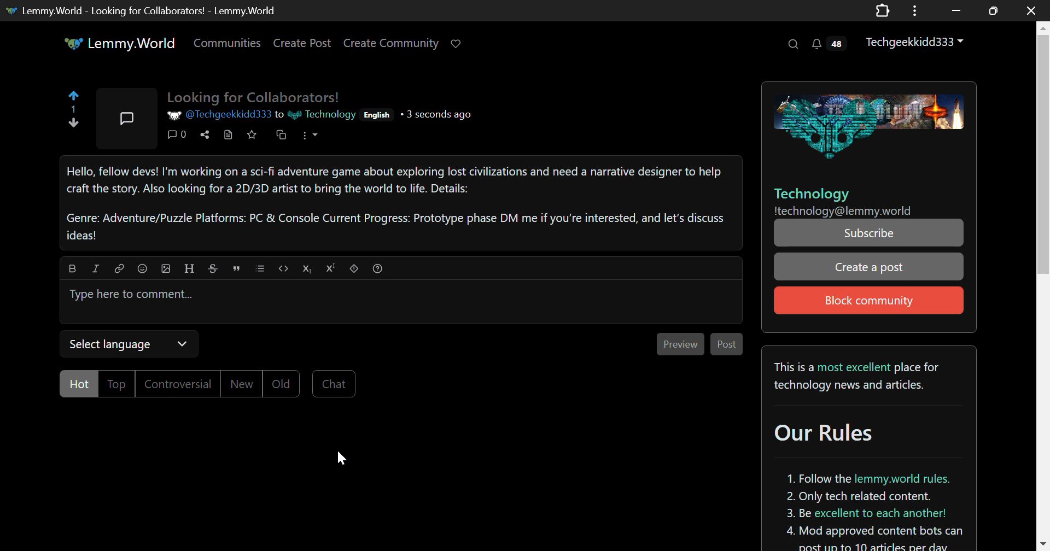  I want to click on Looking for Collaborators!, so click(259, 96).